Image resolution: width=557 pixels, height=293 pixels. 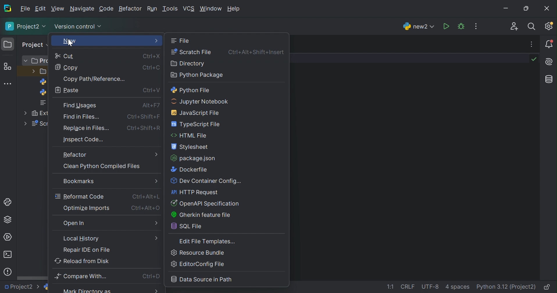 I want to click on new2, so click(x=418, y=26).